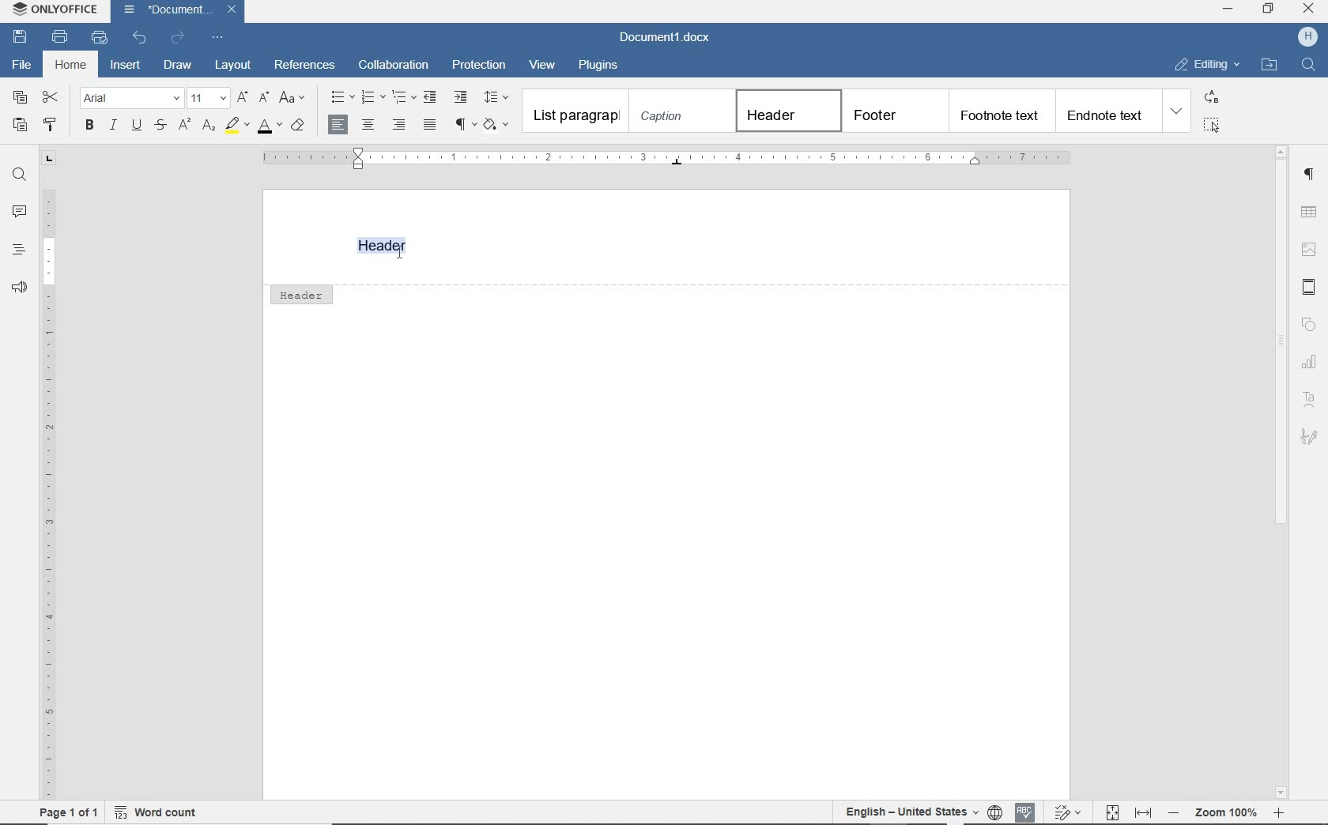 The height and width of the screenshot is (825, 1328). What do you see at coordinates (1269, 9) in the screenshot?
I see `RESTORE DOWN` at bounding box center [1269, 9].